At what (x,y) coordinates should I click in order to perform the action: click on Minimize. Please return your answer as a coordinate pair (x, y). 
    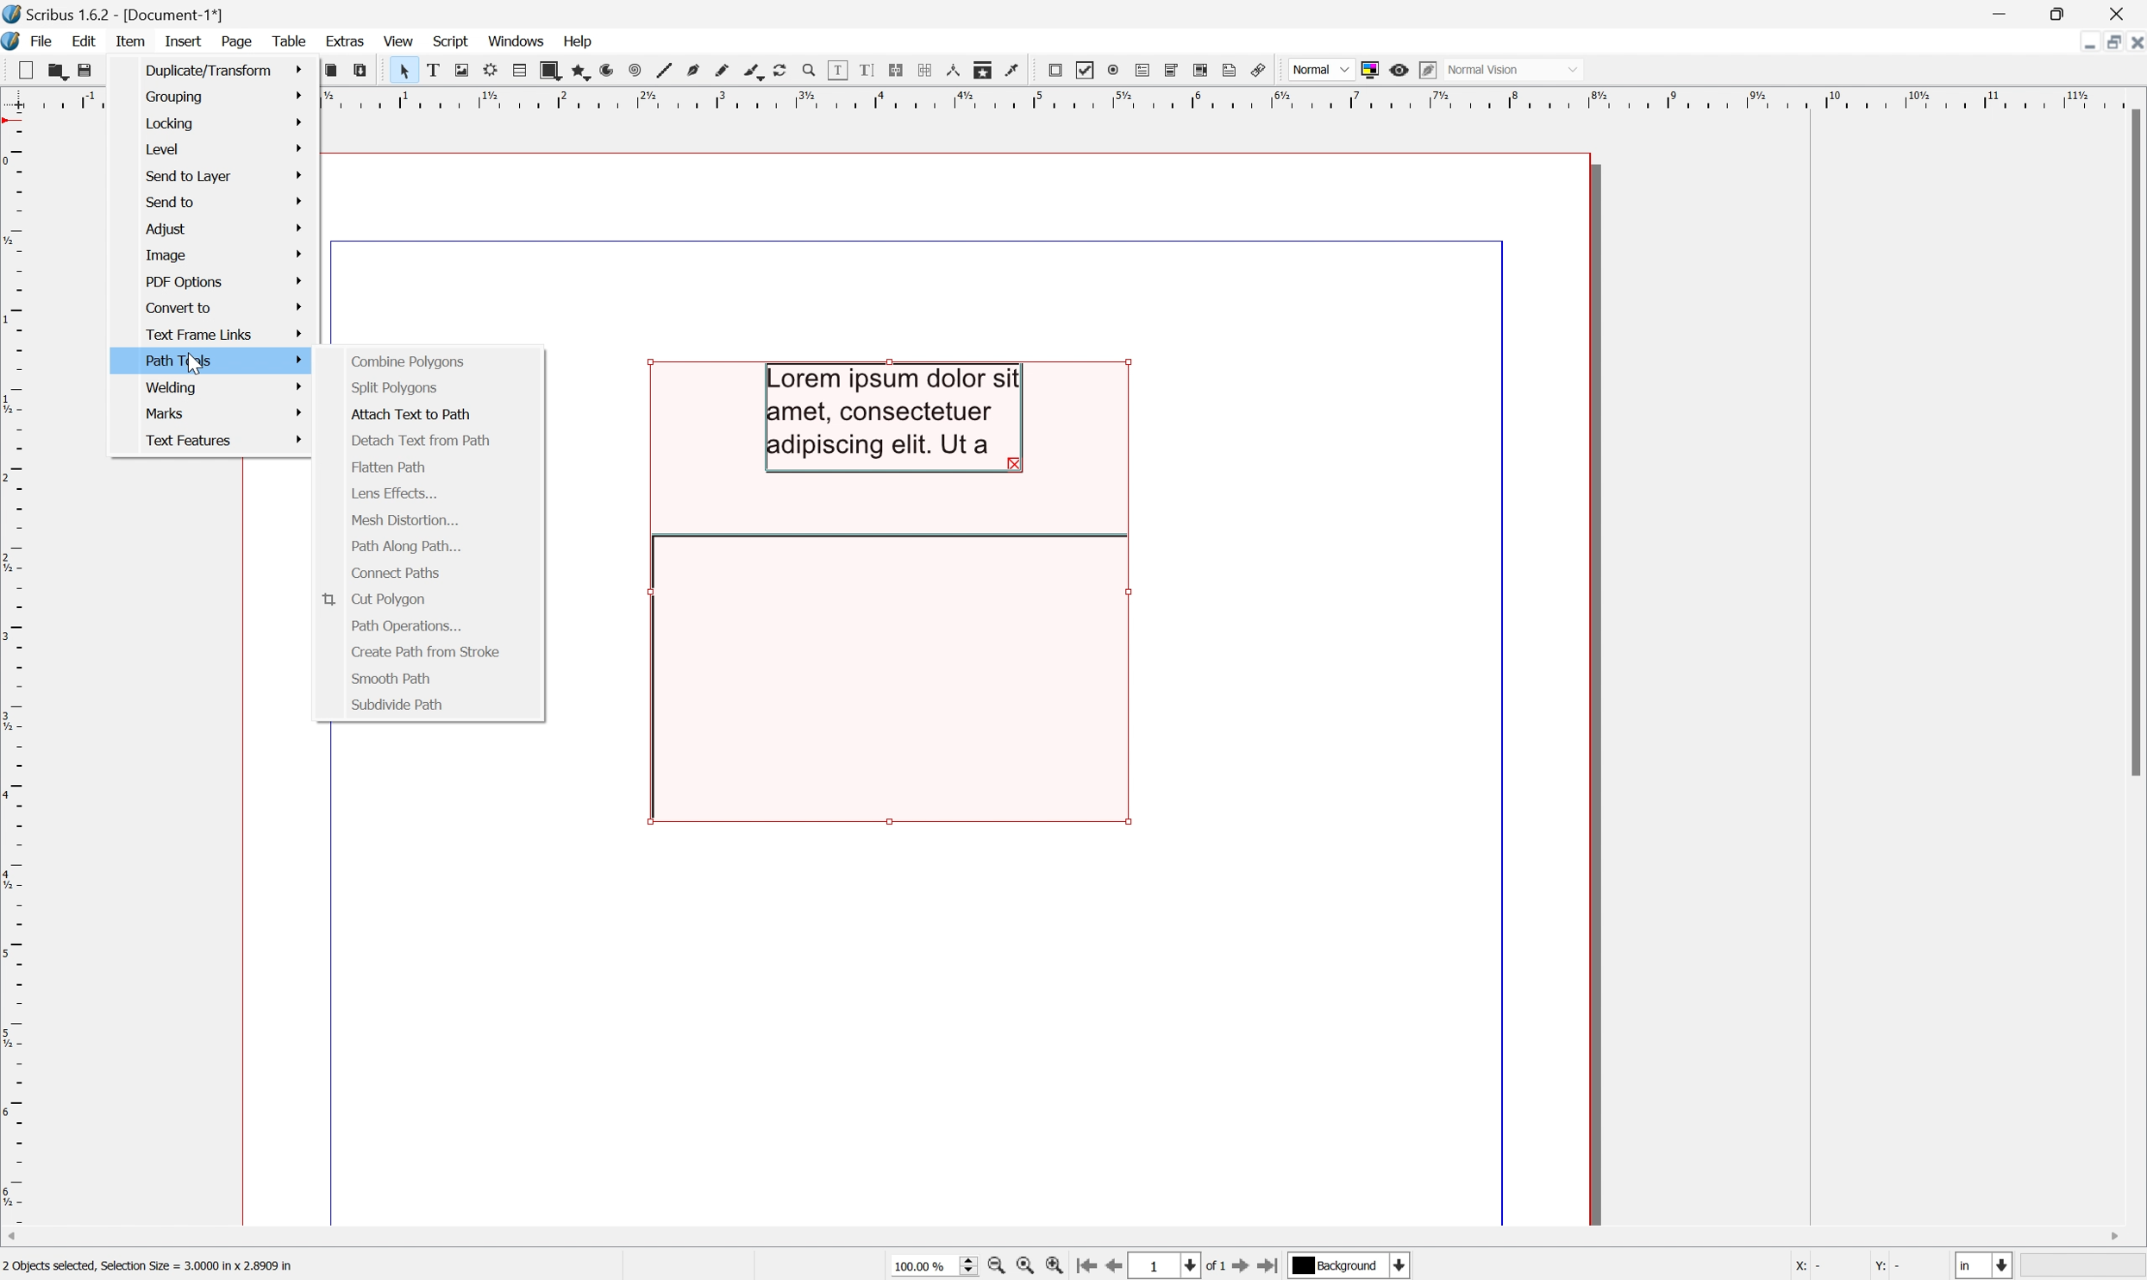
    Looking at the image, I should click on (1995, 12).